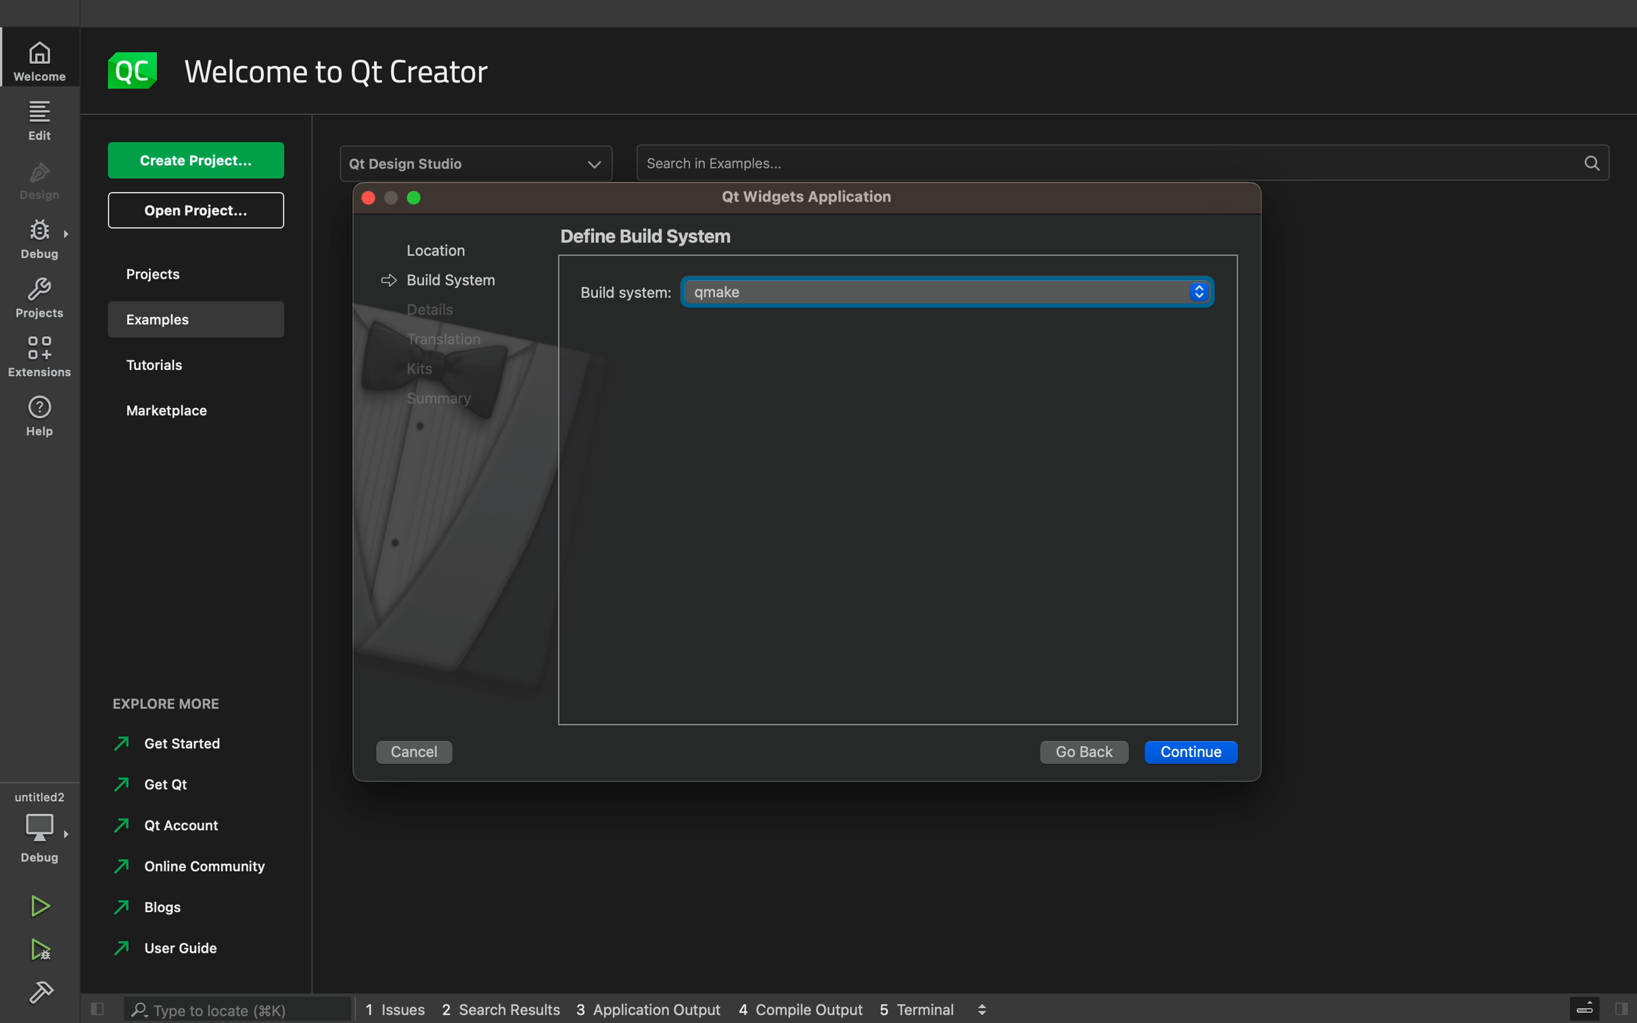  I want to click on location, so click(428, 250).